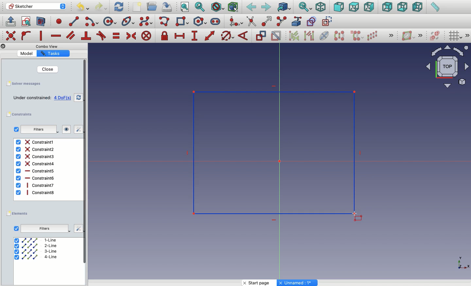 This screenshot has height=286, width=471. I want to click on Rectangle, so click(290, 146).